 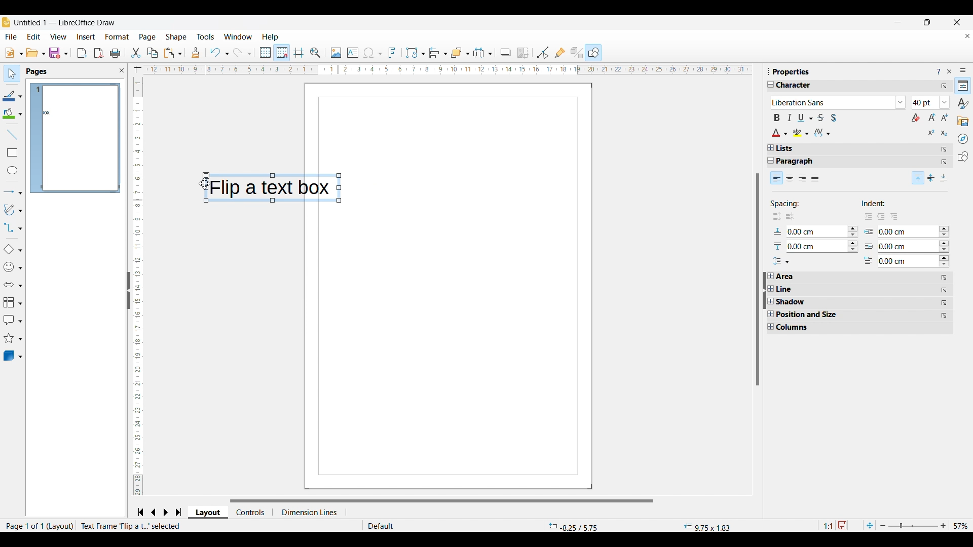 I want to click on Insert text box, so click(x=353, y=53).